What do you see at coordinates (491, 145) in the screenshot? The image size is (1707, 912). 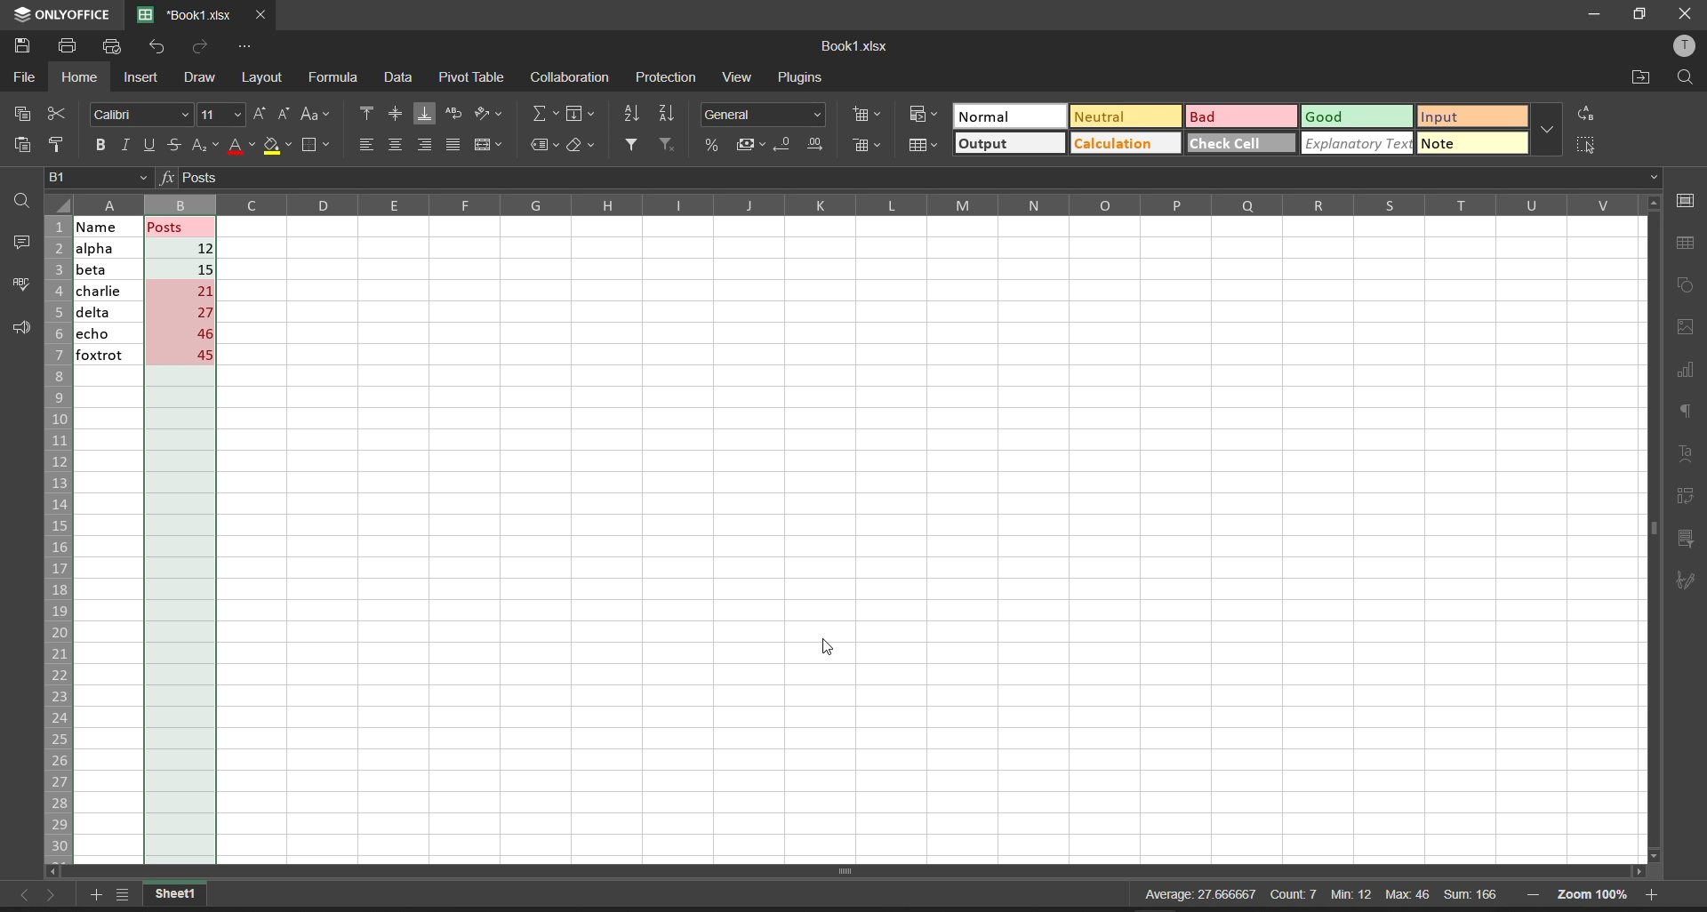 I see `merge and center` at bounding box center [491, 145].